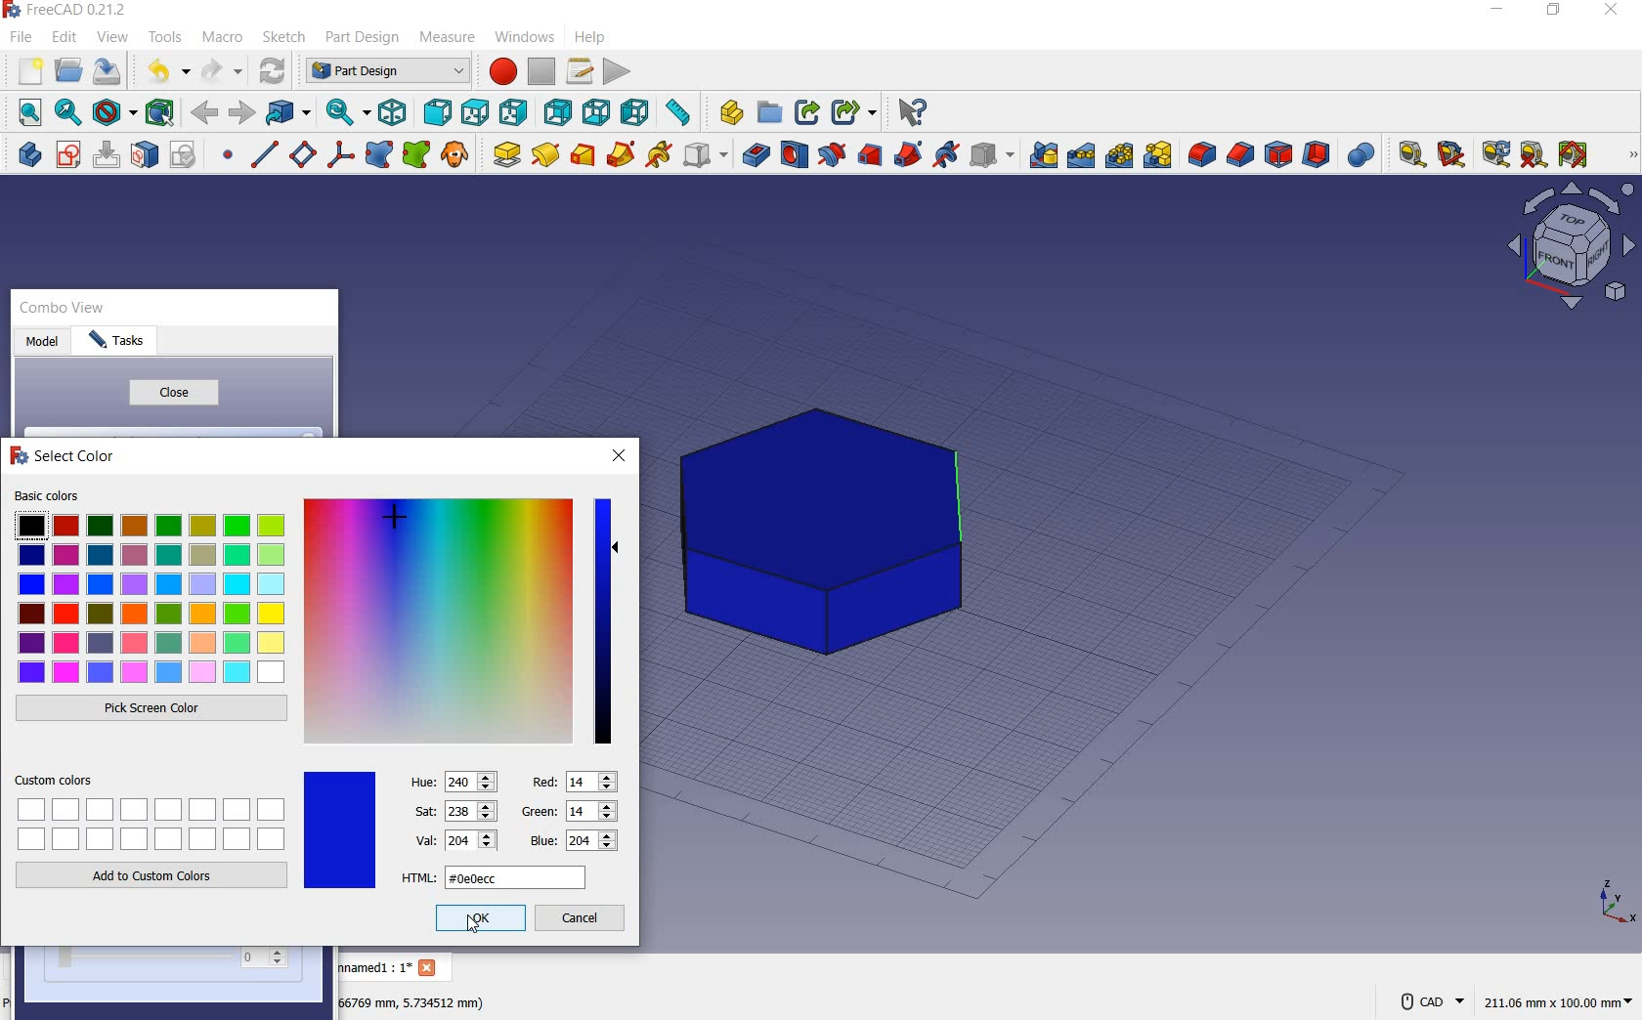 The image size is (1642, 1020). Describe the element at coordinates (153, 812) in the screenshot. I see `custom colors` at that location.